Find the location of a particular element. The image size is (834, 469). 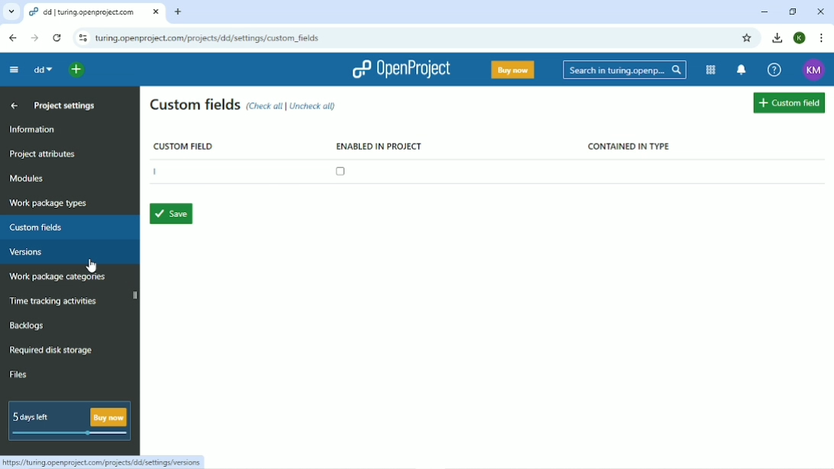

Account is located at coordinates (800, 37).